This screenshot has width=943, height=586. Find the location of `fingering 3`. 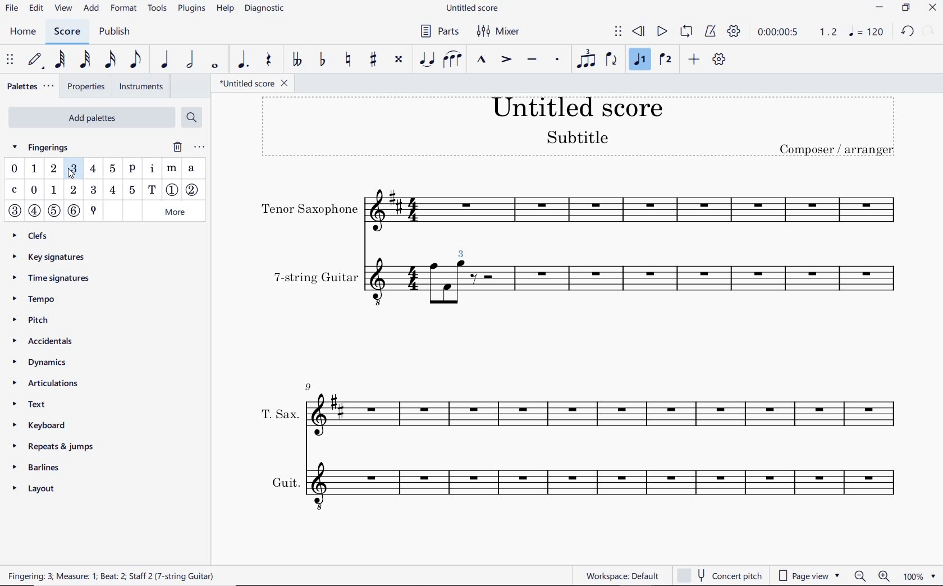

fingering 3 is located at coordinates (71, 194).